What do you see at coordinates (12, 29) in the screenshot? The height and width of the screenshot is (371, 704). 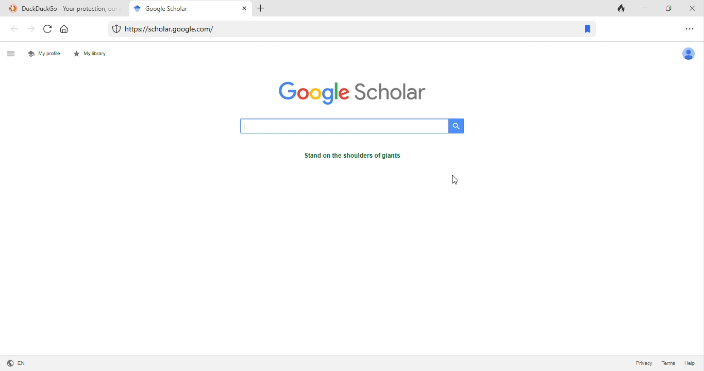 I see `back` at bounding box center [12, 29].